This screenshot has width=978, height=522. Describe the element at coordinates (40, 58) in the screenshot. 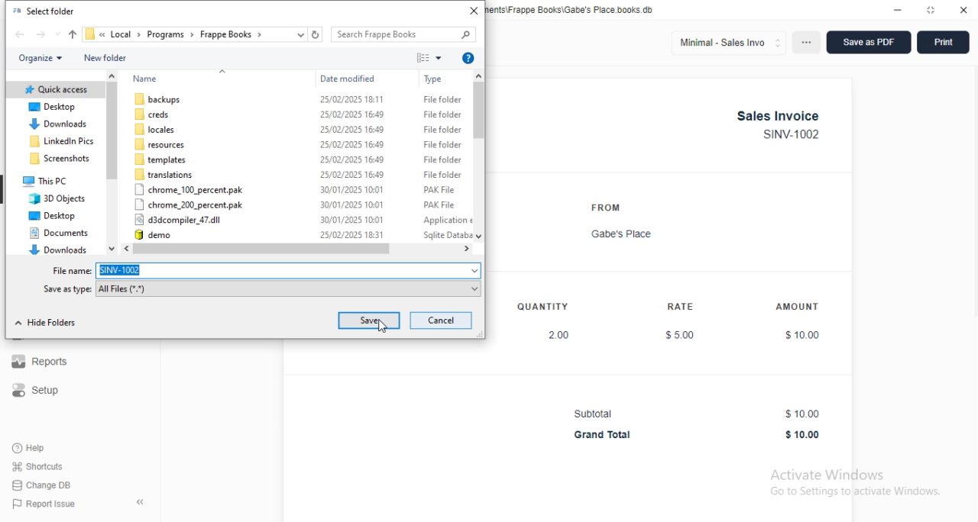

I see `organize` at that location.